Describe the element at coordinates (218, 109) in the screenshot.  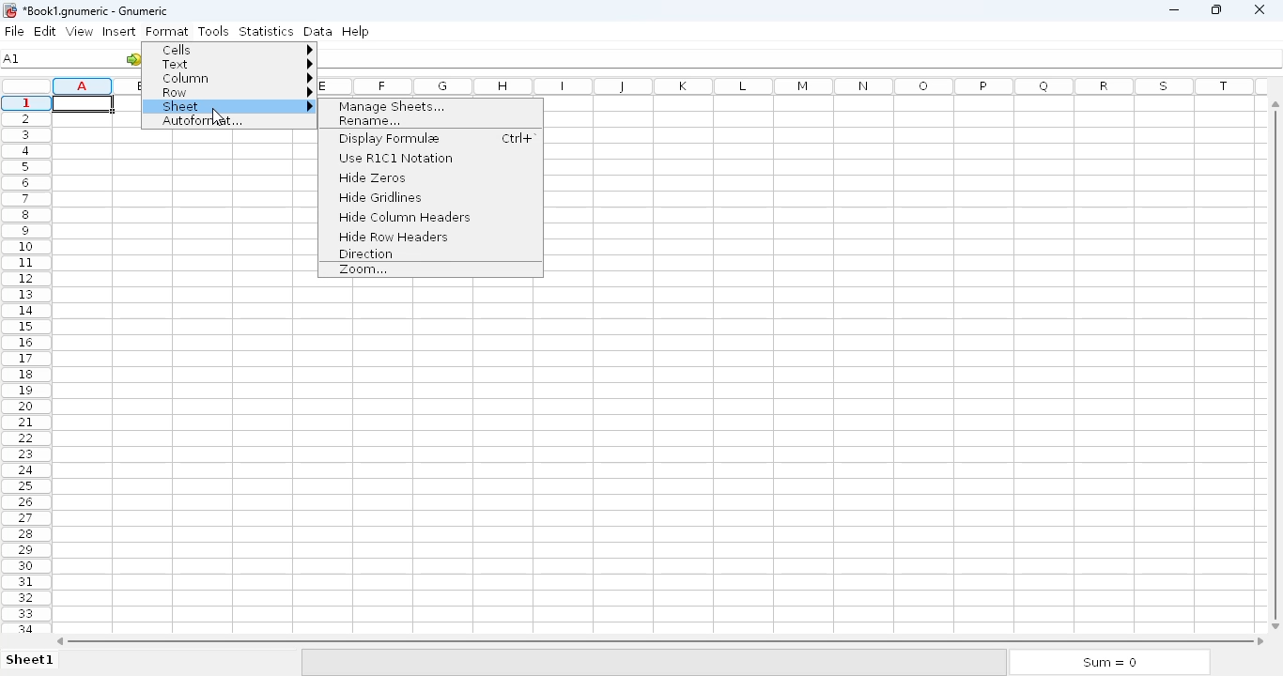
I see `cursor` at that location.